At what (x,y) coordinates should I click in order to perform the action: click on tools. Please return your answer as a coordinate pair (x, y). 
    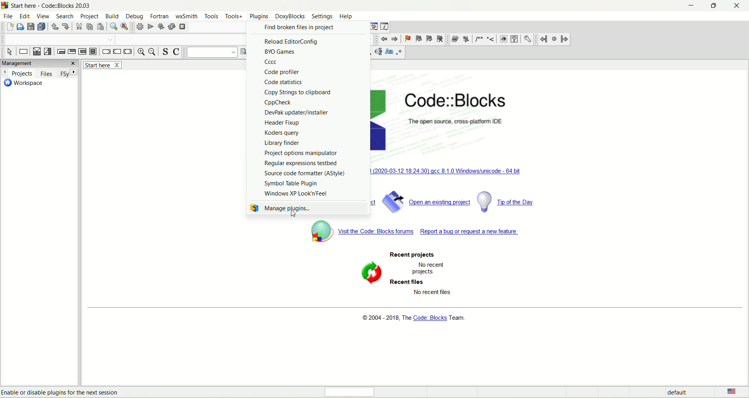
    Looking at the image, I should click on (213, 16).